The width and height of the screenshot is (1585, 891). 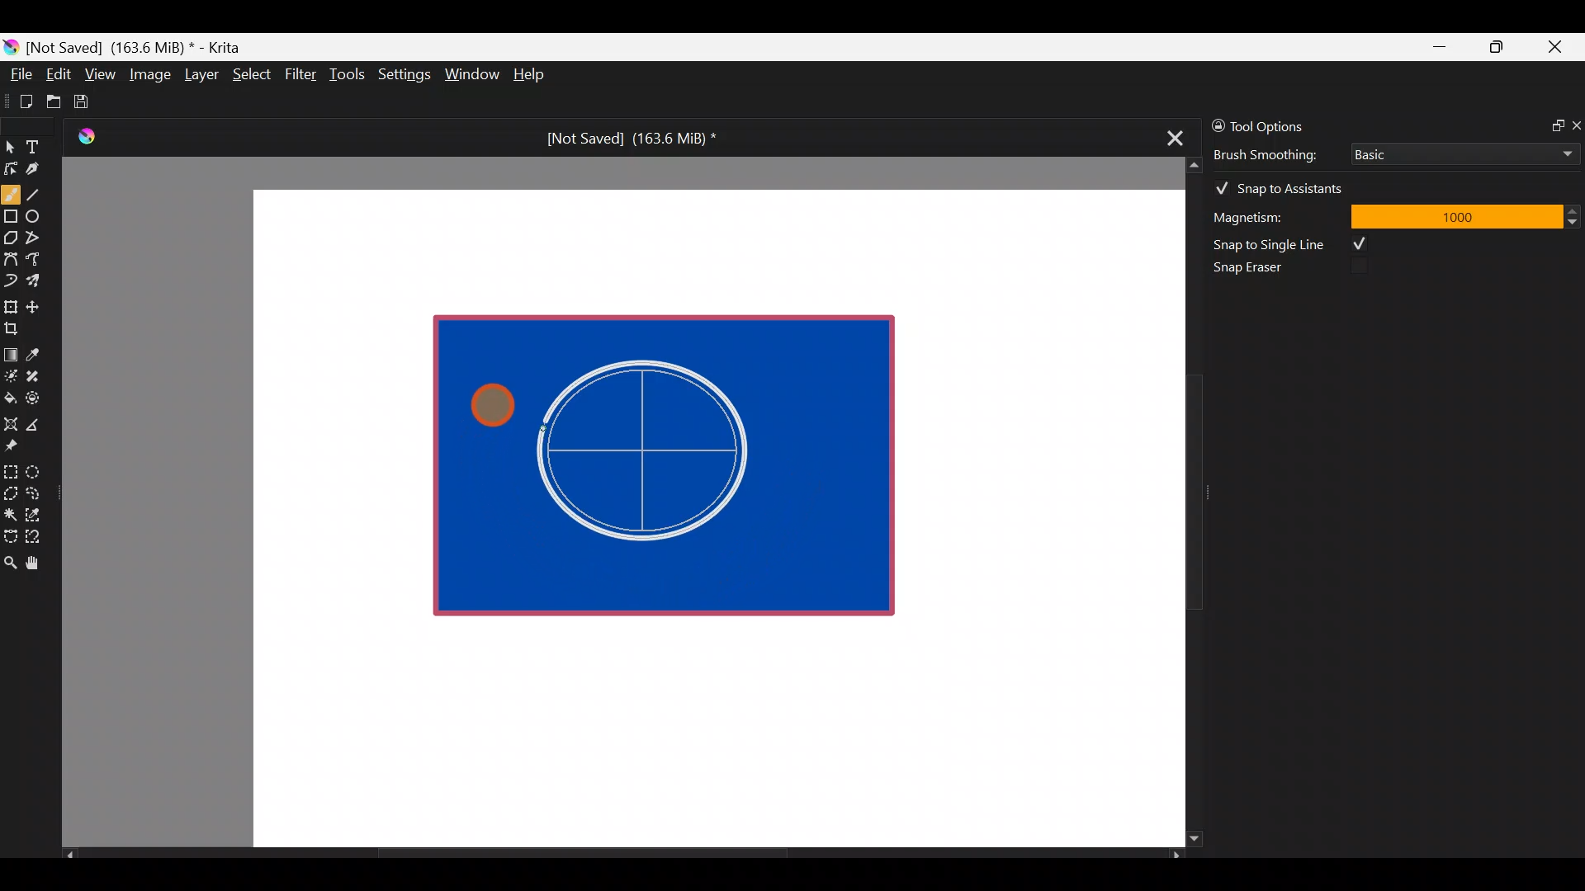 I want to click on Basic, so click(x=1460, y=151).